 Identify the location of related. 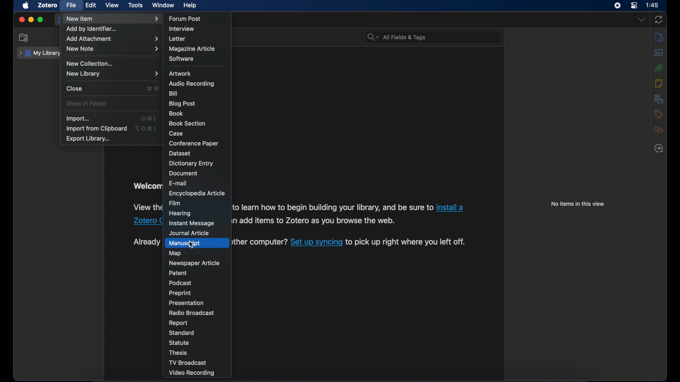
(658, 130).